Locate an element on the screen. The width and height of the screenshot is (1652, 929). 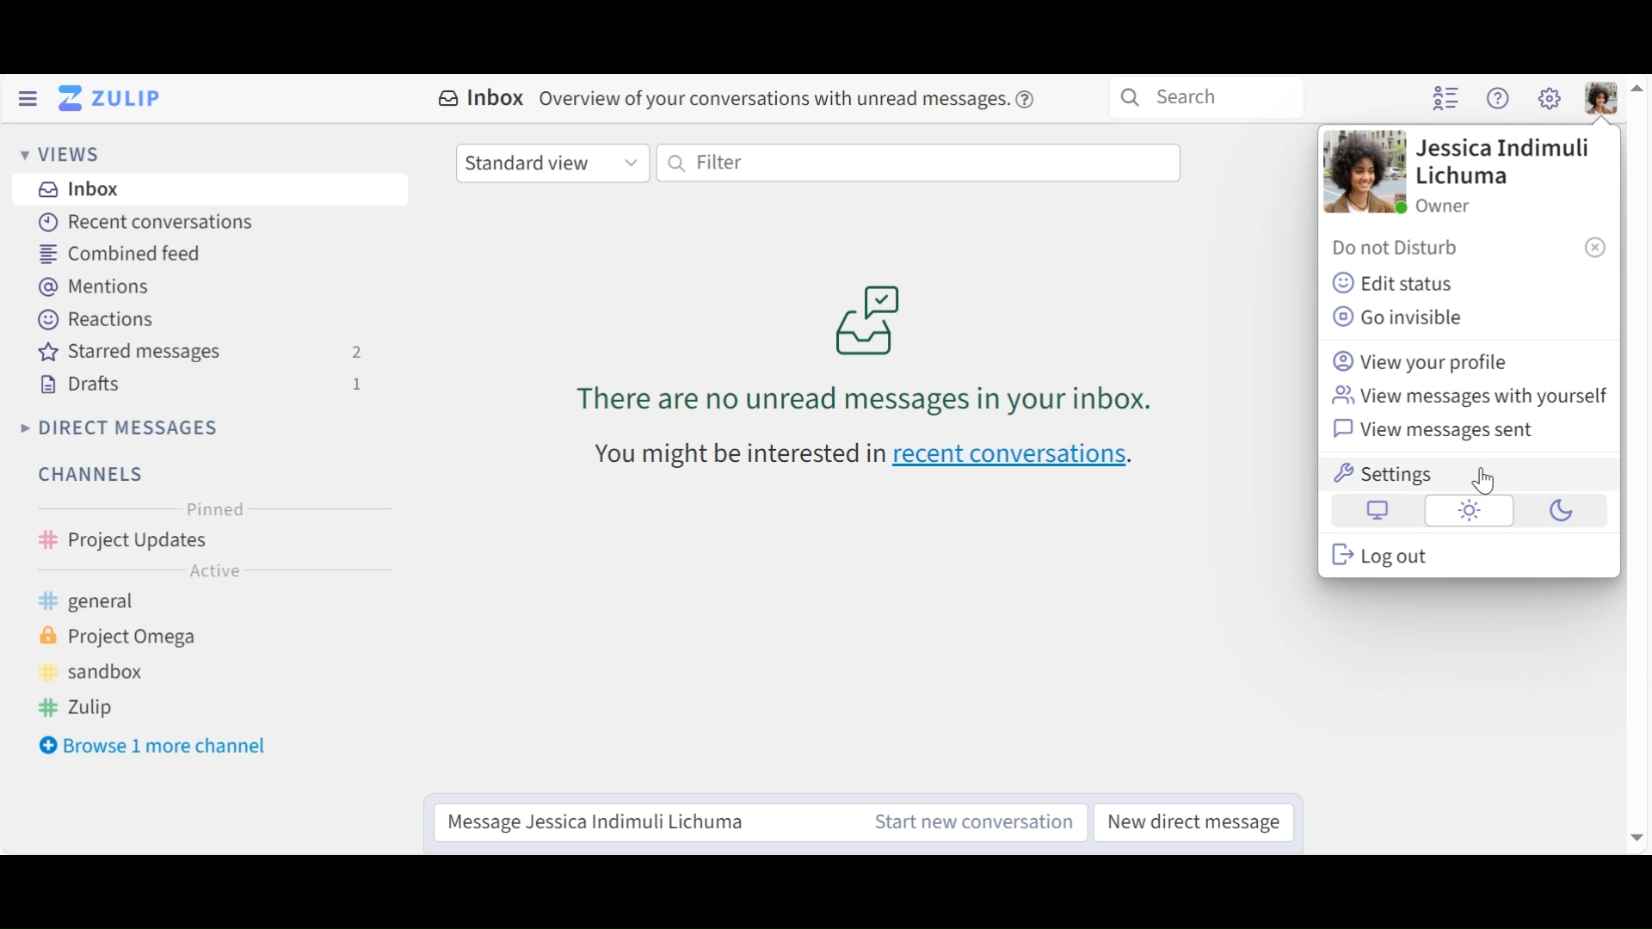
general is located at coordinates (120, 604).